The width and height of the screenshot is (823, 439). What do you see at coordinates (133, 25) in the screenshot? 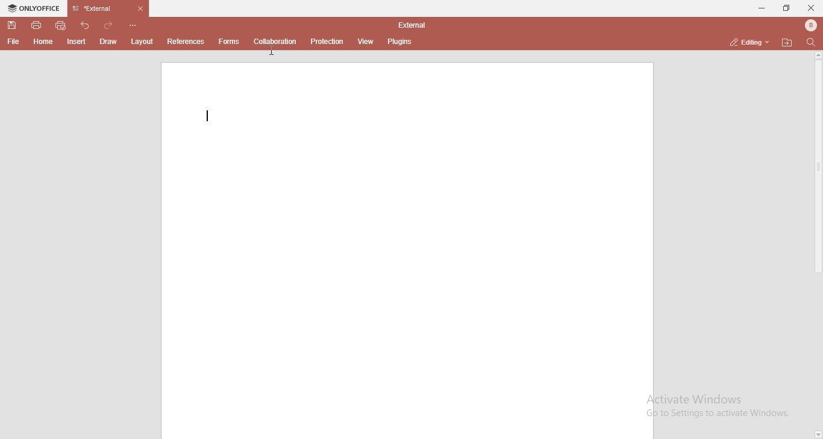
I see `customise quick access toolbar` at bounding box center [133, 25].